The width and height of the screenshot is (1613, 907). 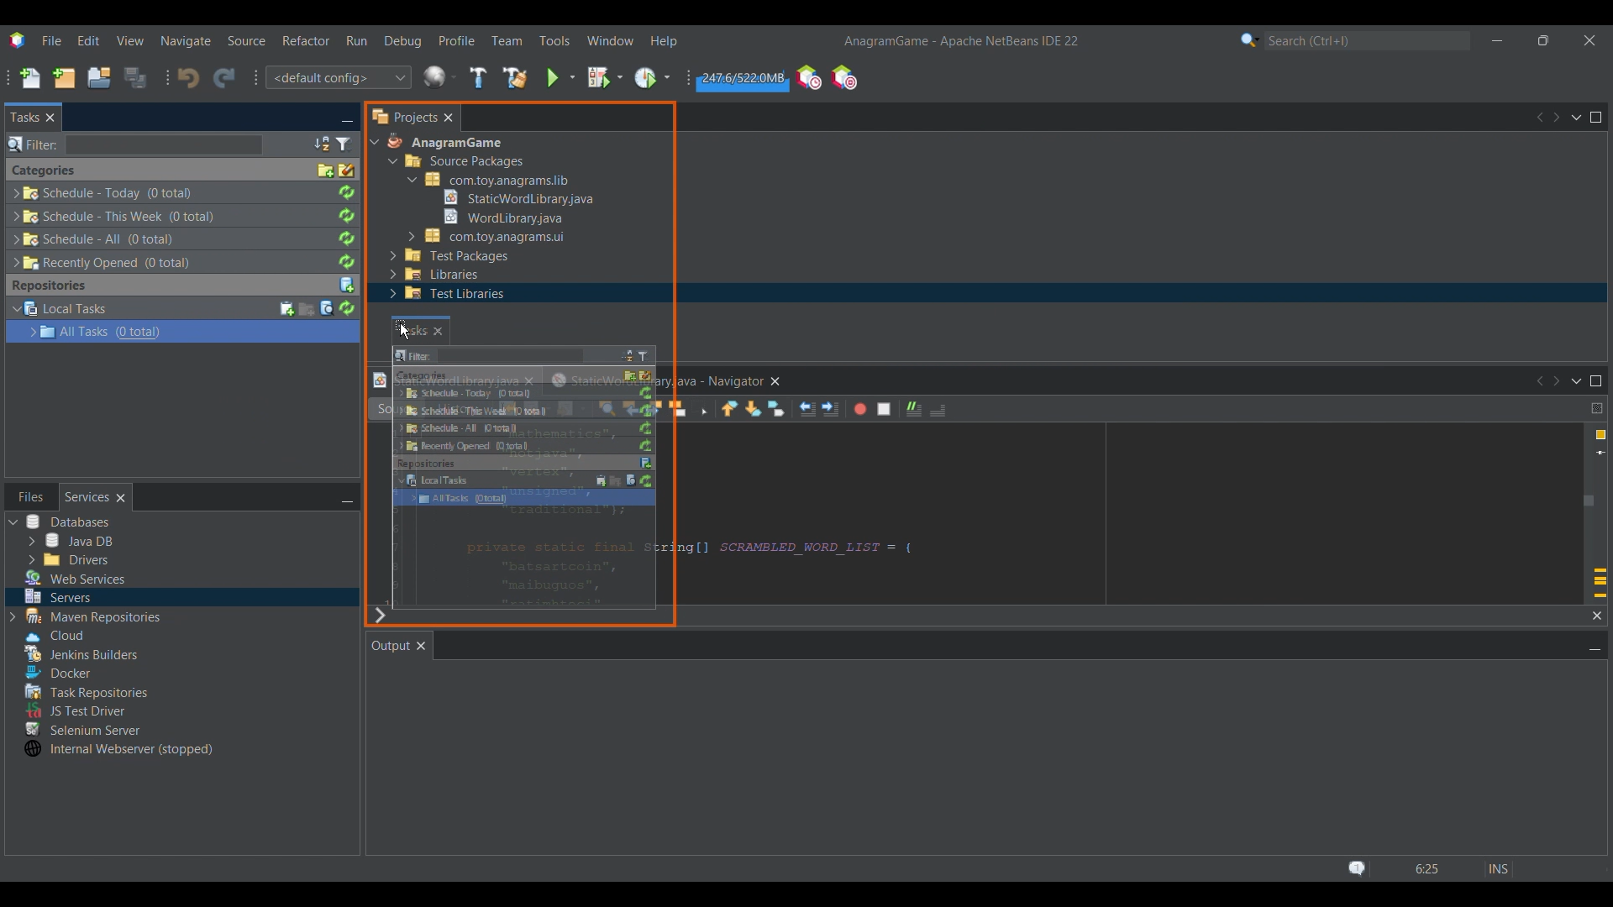 I want to click on Shift line right, so click(x=831, y=409).